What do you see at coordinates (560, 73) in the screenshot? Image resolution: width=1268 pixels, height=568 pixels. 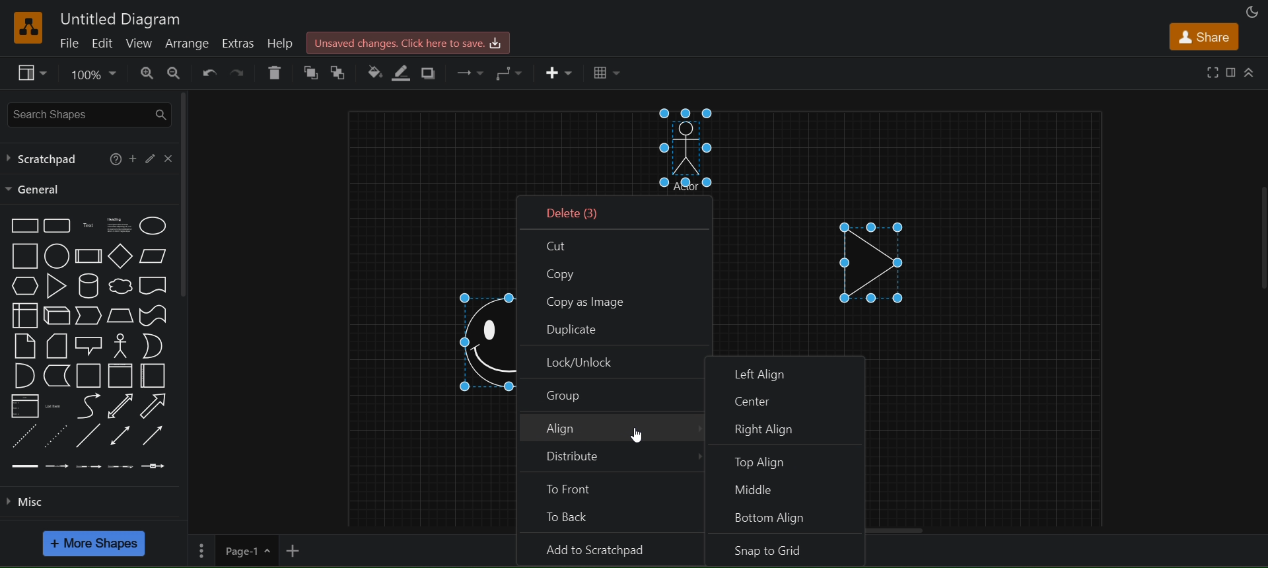 I see `insert ` at bounding box center [560, 73].